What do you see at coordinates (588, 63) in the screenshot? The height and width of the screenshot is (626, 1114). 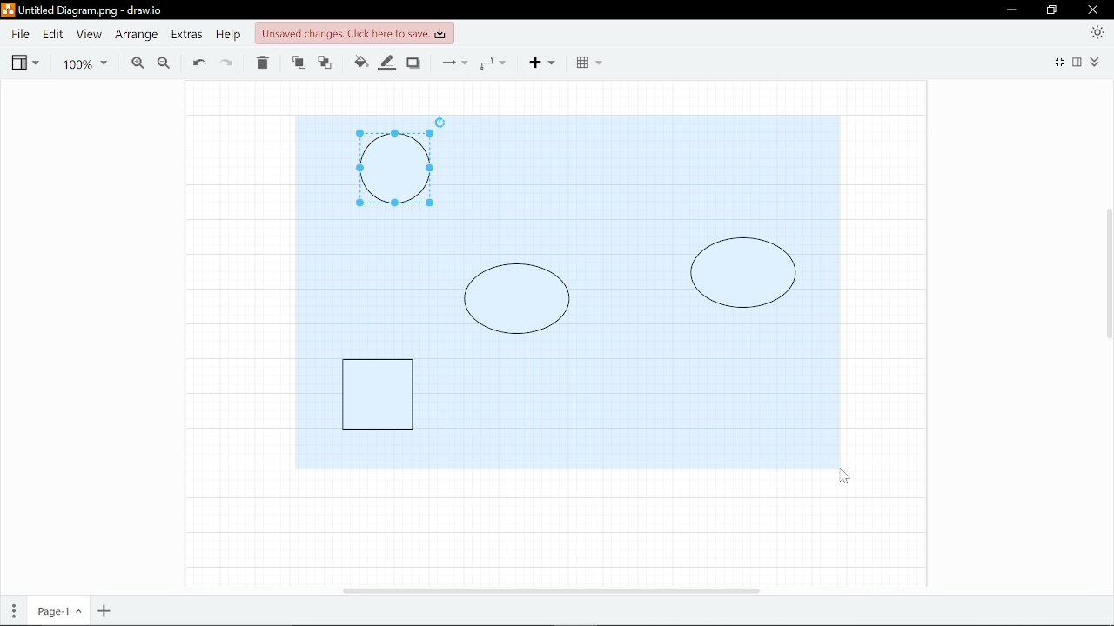 I see `Table` at bounding box center [588, 63].